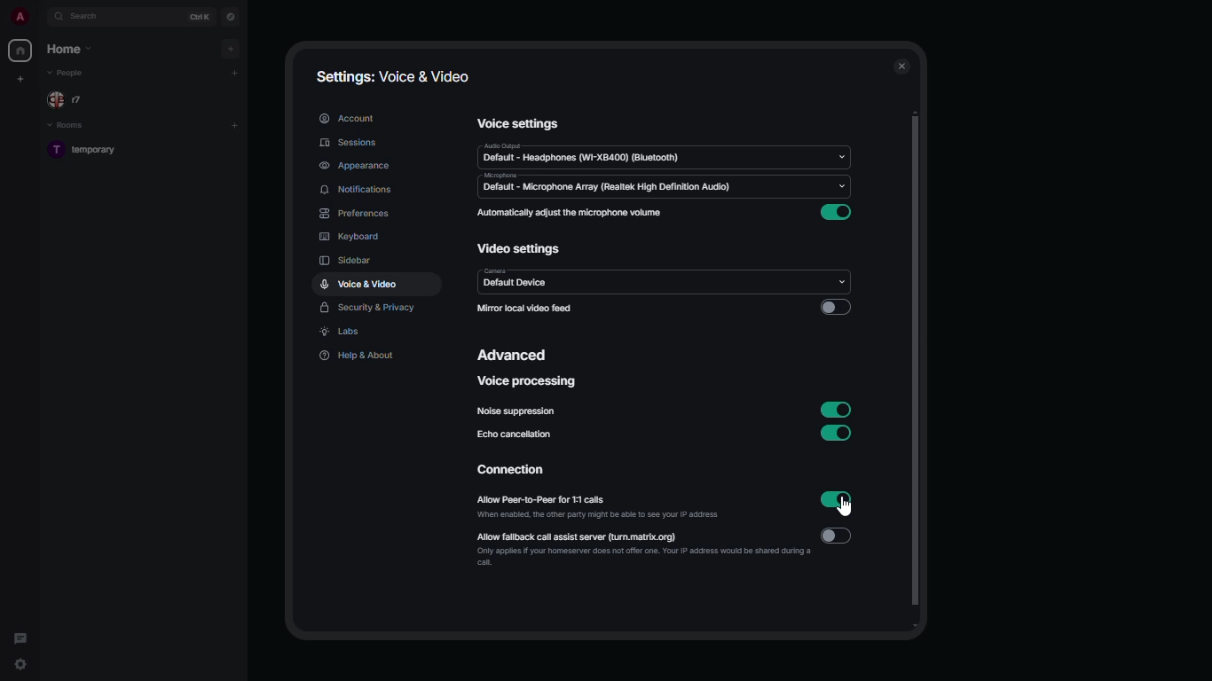 The height and width of the screenshot is (681, 1212). Describe the element at coordinates (71, 124) in the screenshot. I see `rooms` at that location.